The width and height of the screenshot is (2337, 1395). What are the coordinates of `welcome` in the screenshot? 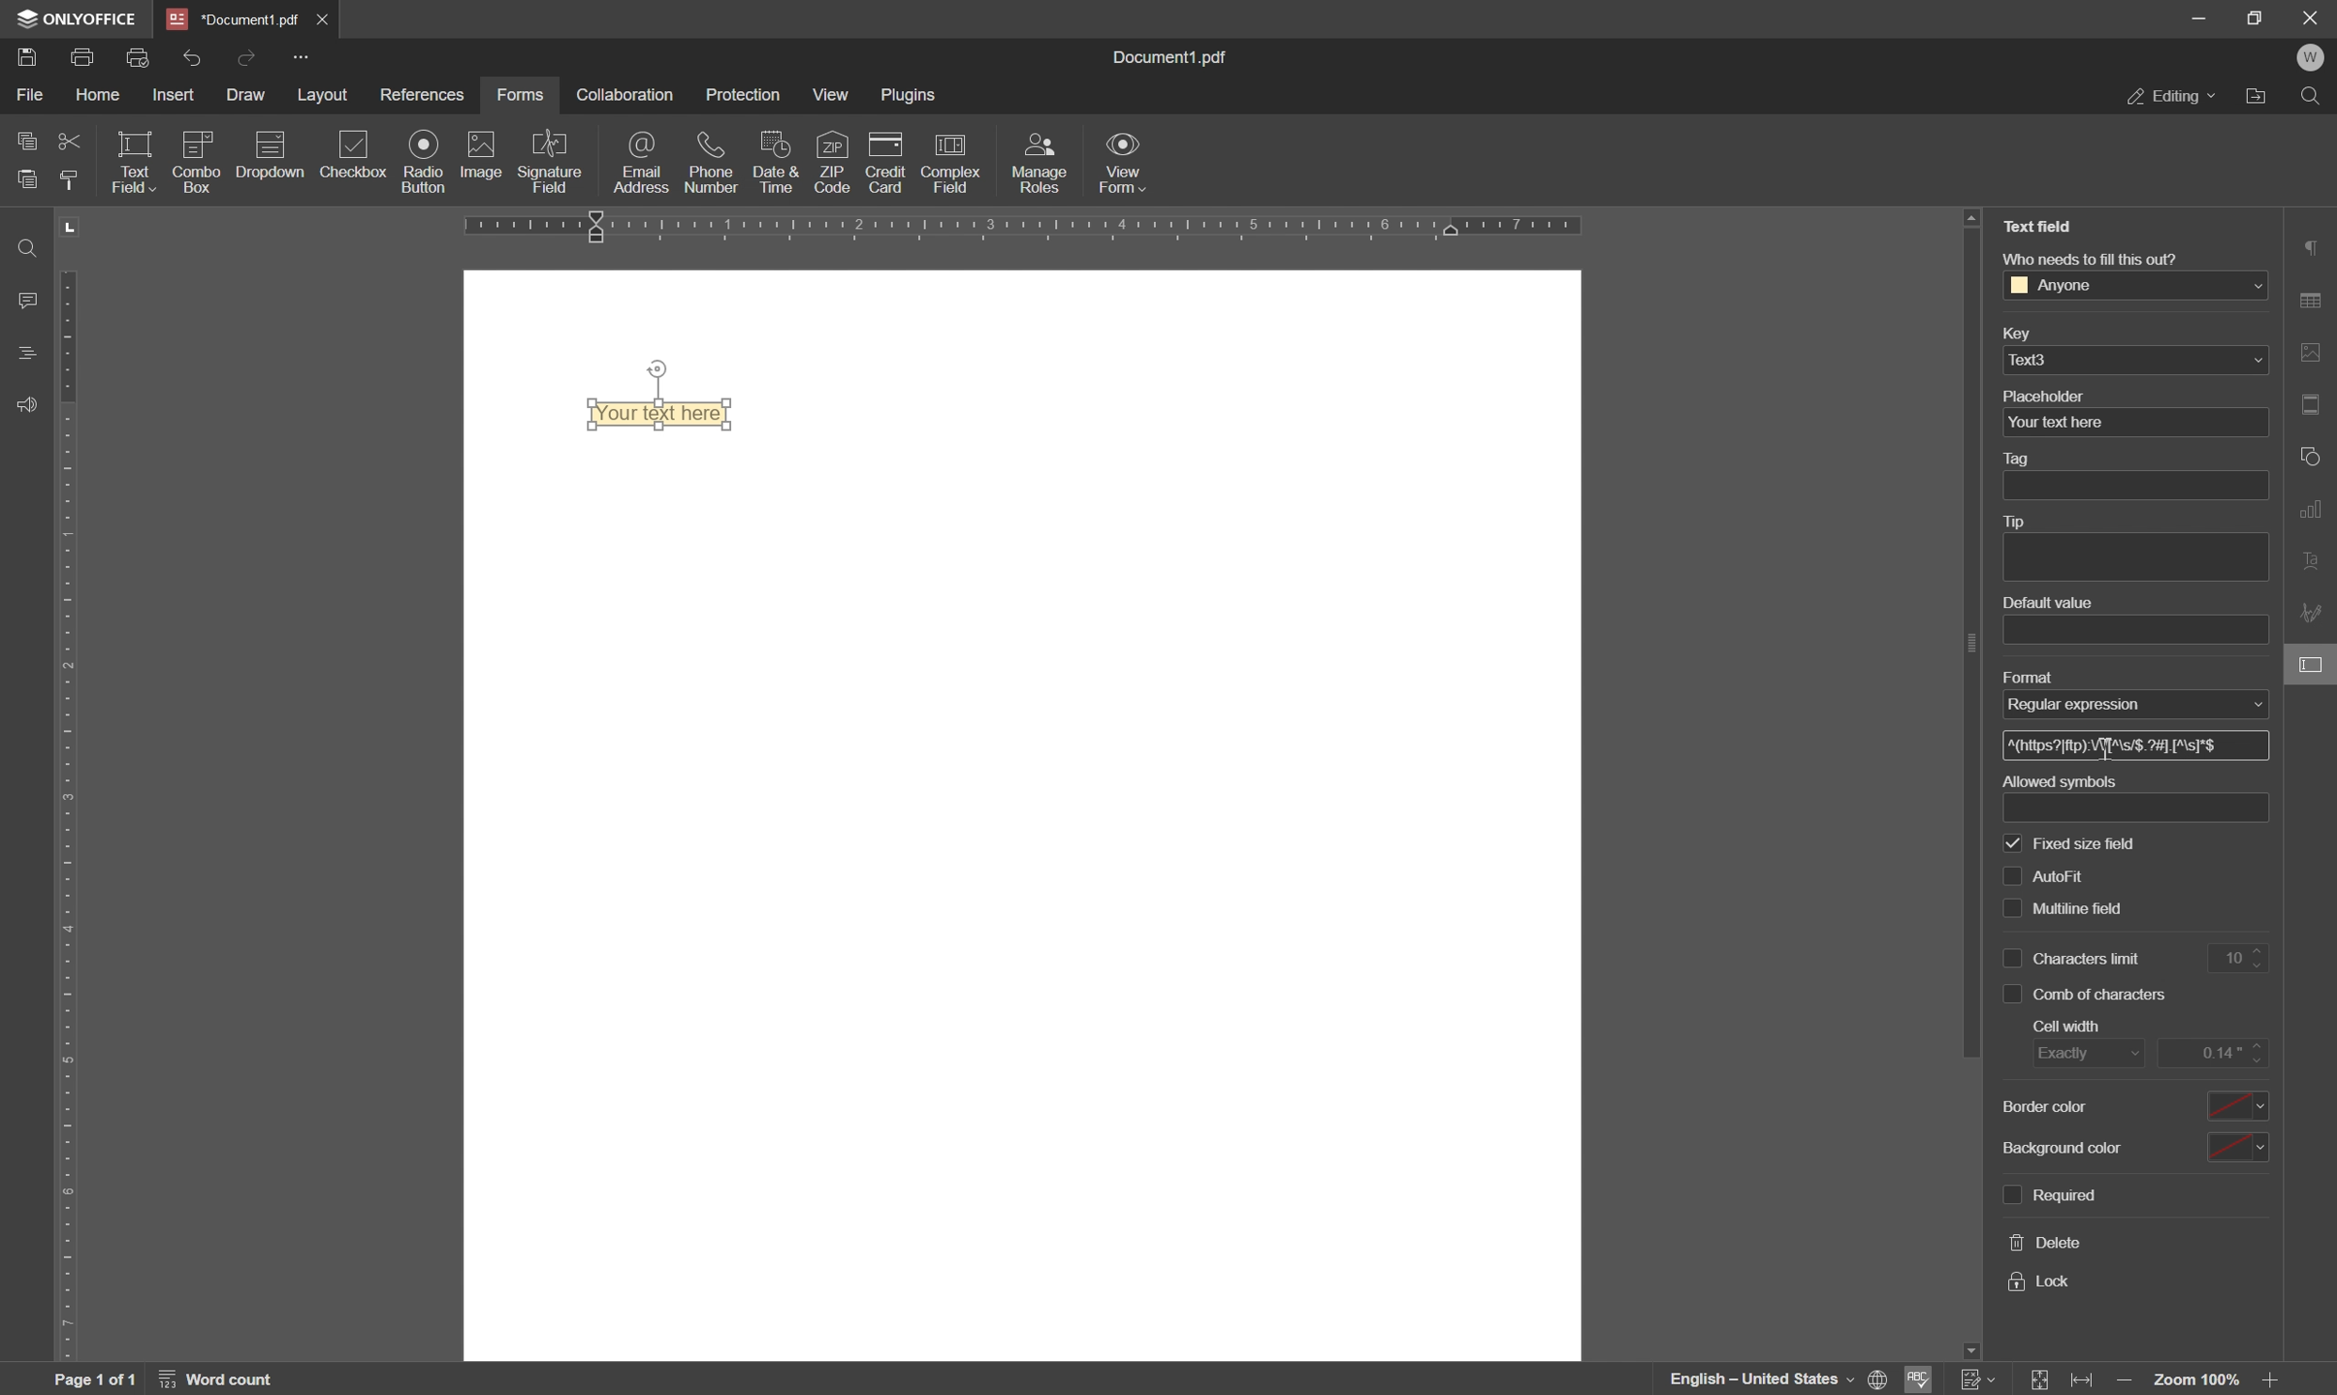 It's located at (2313, 58).